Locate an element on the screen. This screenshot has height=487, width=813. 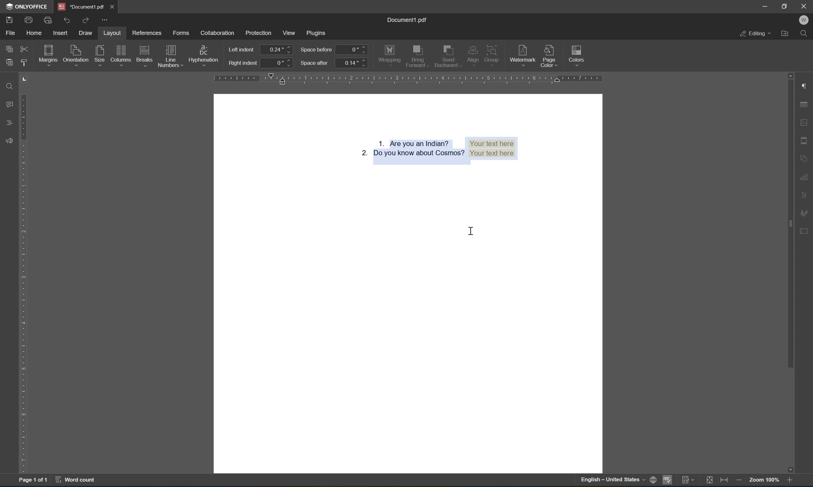
print is located at coordinates (29, 20).